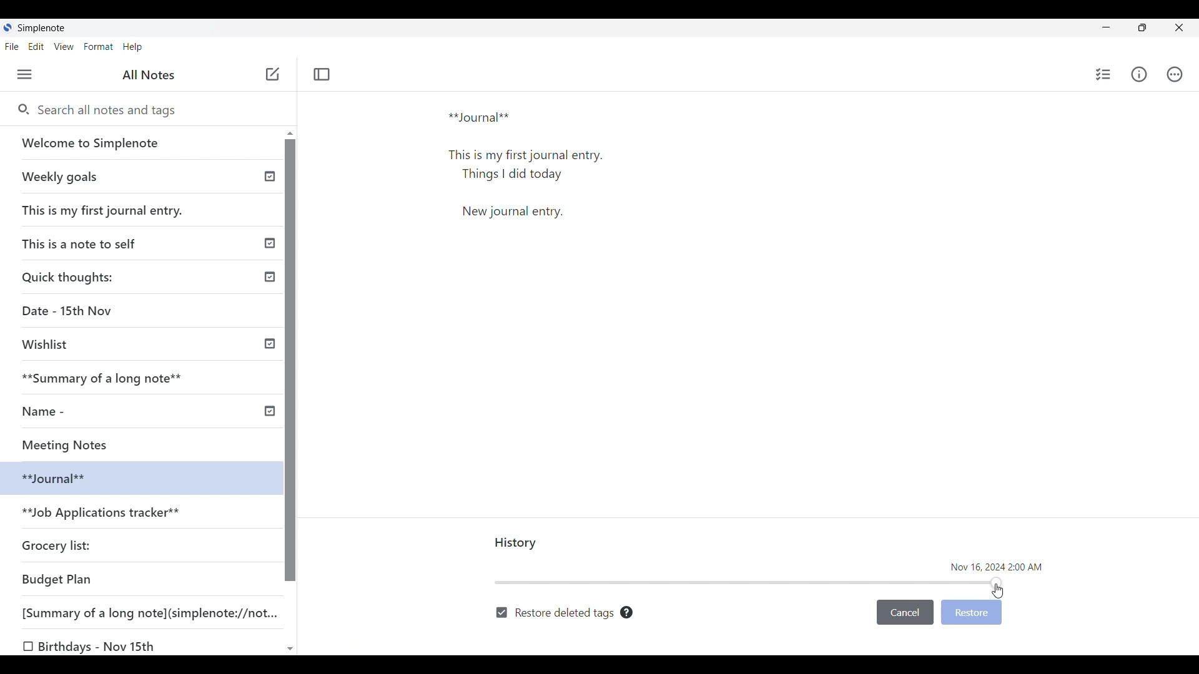 This screenshot has height=674, width=1199. What do you see at coordinates (905, 613) in the screenshot?
I see `Cancel inputs made` at bounding box center [905, 613].